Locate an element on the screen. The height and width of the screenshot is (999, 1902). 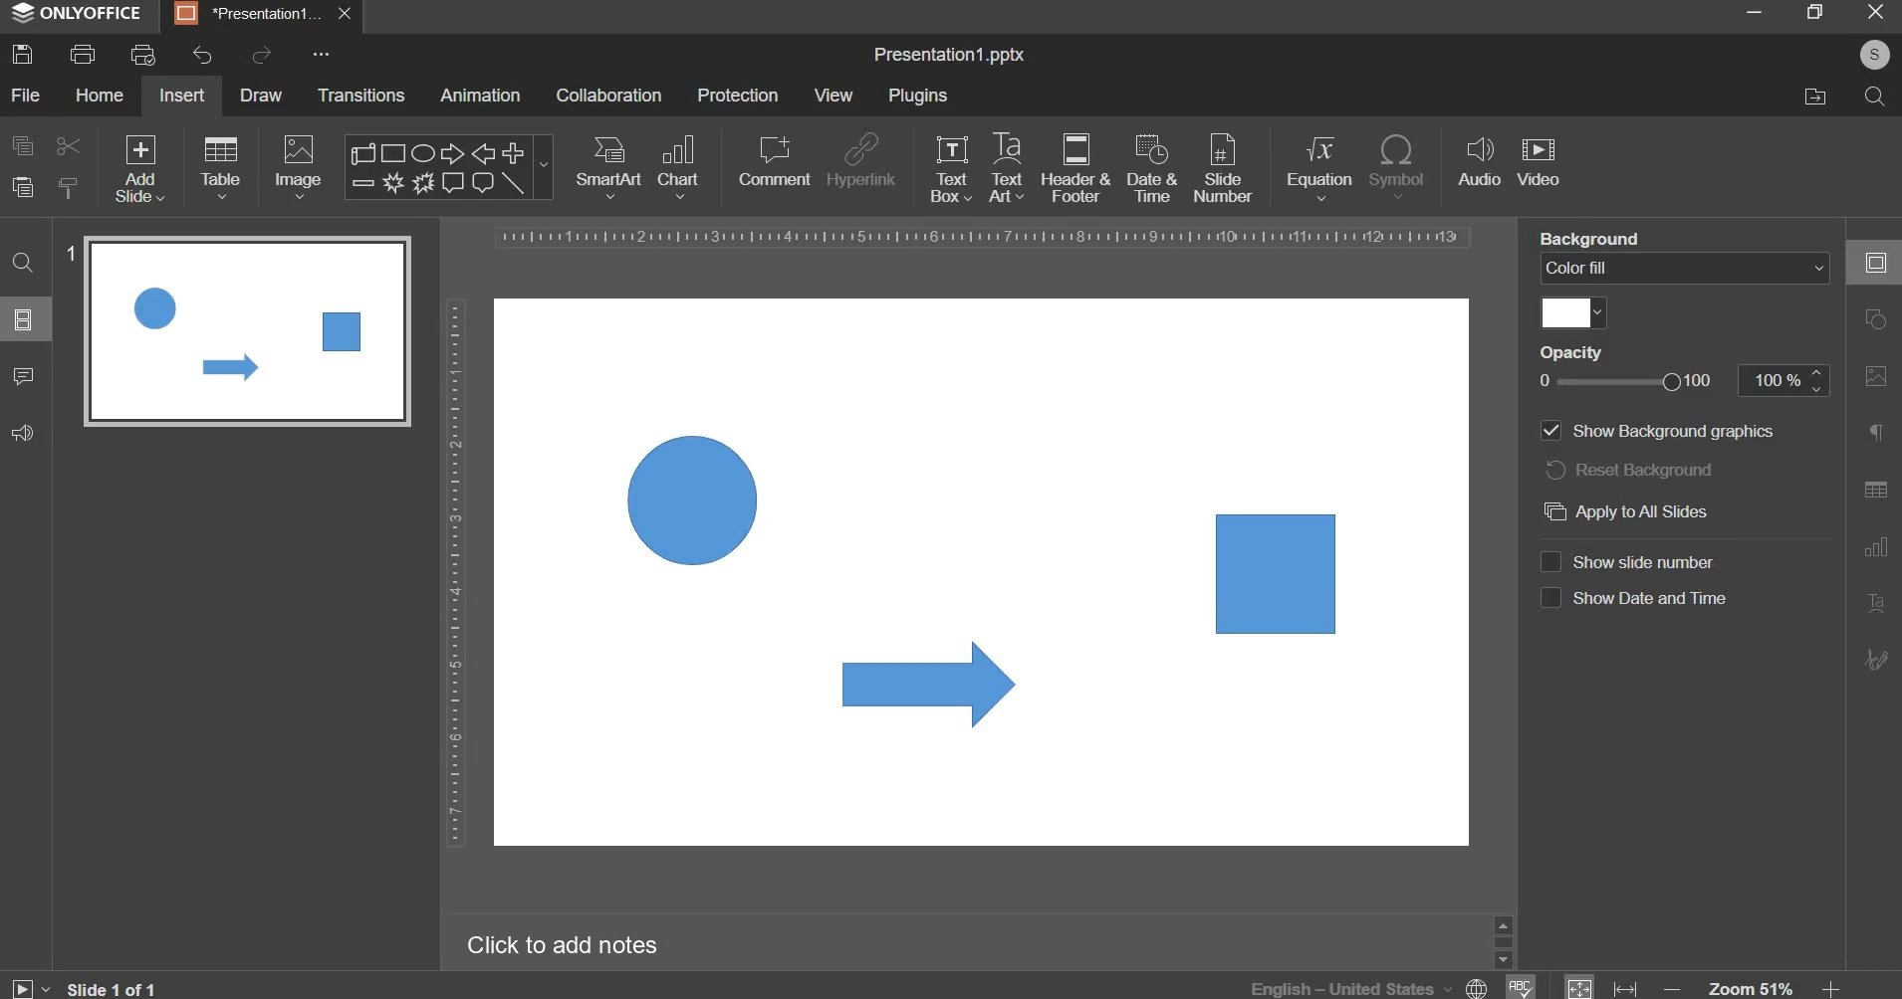
equation is located at coordinates (1318, 165).